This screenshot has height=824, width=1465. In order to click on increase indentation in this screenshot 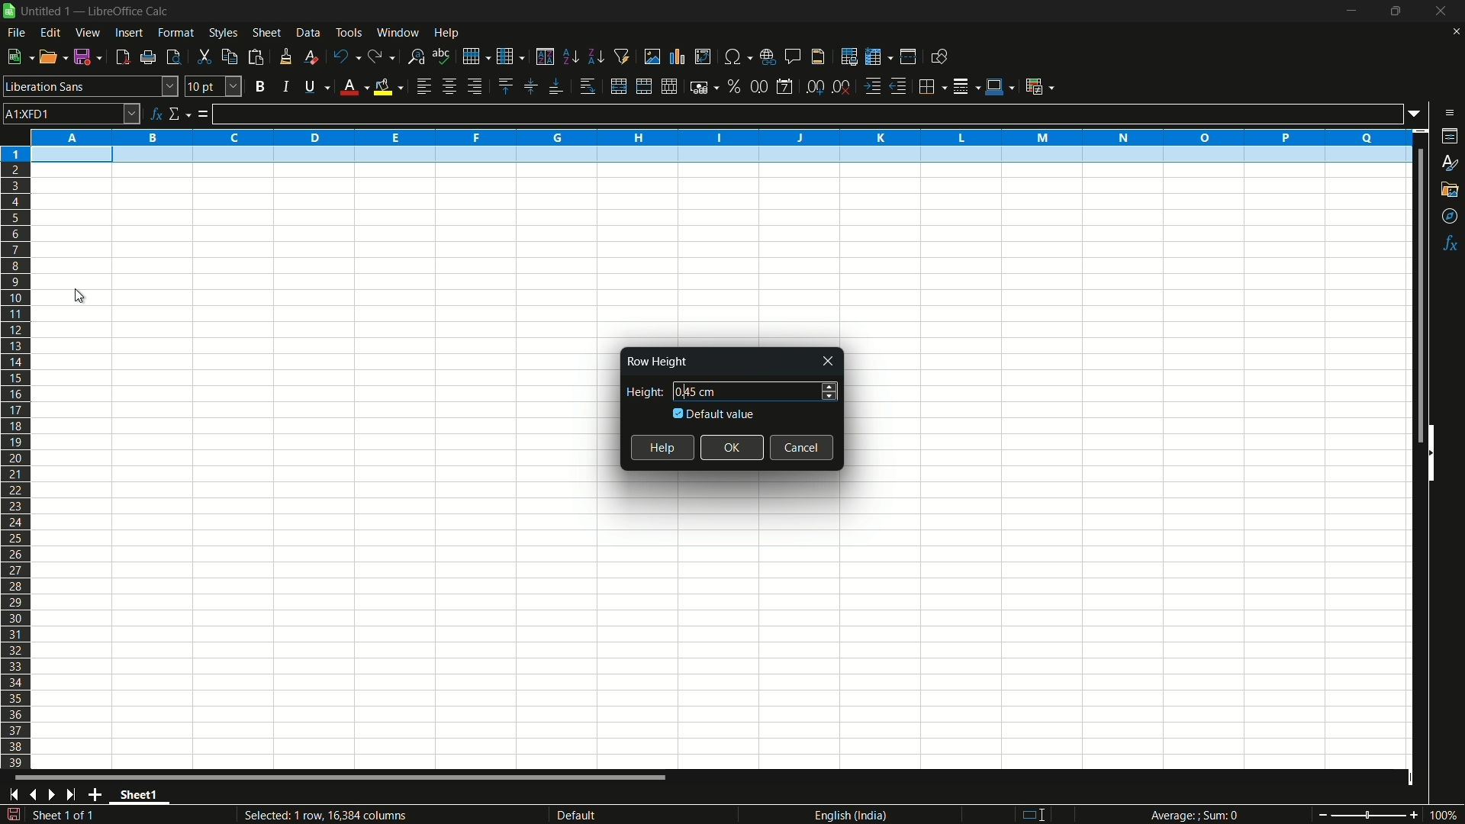, I will do `click(873, 86)`.